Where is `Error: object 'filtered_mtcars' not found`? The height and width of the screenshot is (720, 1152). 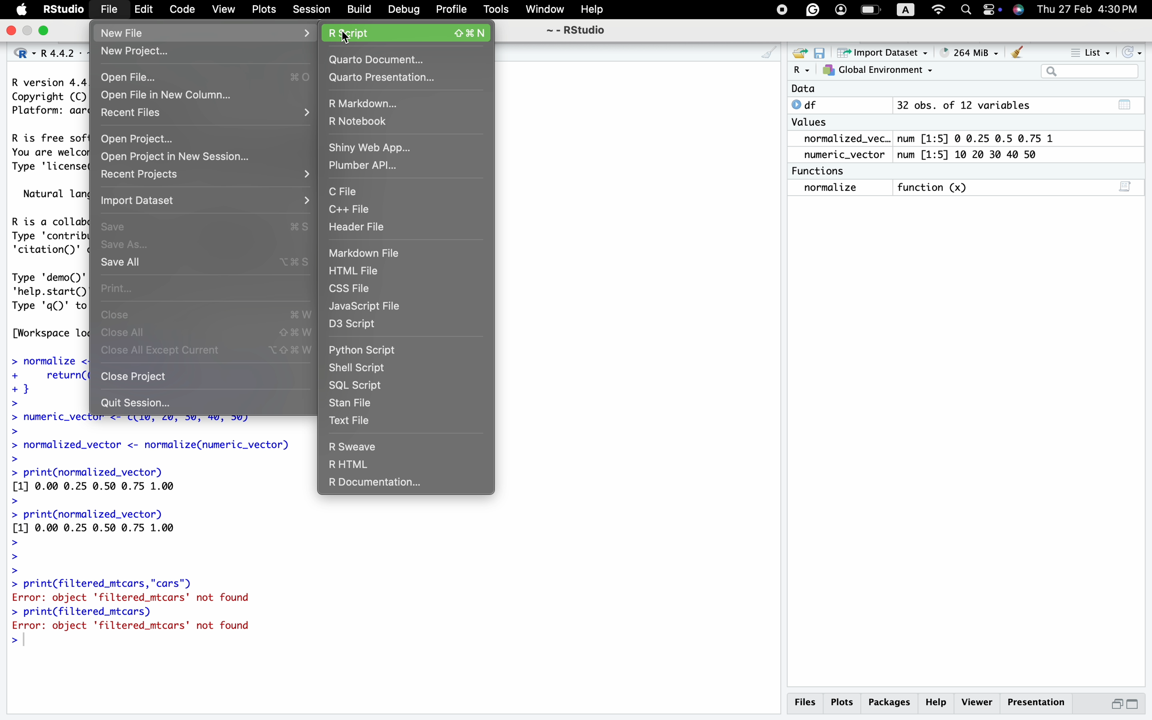
Error: object 'filtered_mtcars' not found is located at coordinates (144, 598).